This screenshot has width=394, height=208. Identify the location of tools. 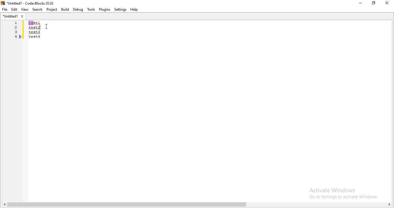
(91, 9).